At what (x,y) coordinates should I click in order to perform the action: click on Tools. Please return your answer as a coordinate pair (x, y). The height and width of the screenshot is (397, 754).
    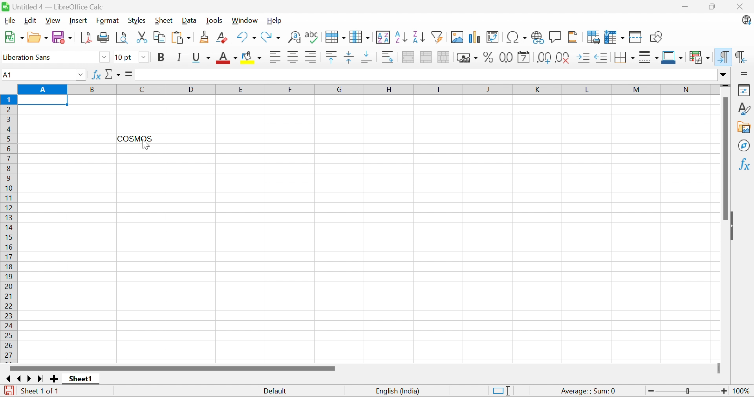
    Looking at the image, I should click on (215, 20).